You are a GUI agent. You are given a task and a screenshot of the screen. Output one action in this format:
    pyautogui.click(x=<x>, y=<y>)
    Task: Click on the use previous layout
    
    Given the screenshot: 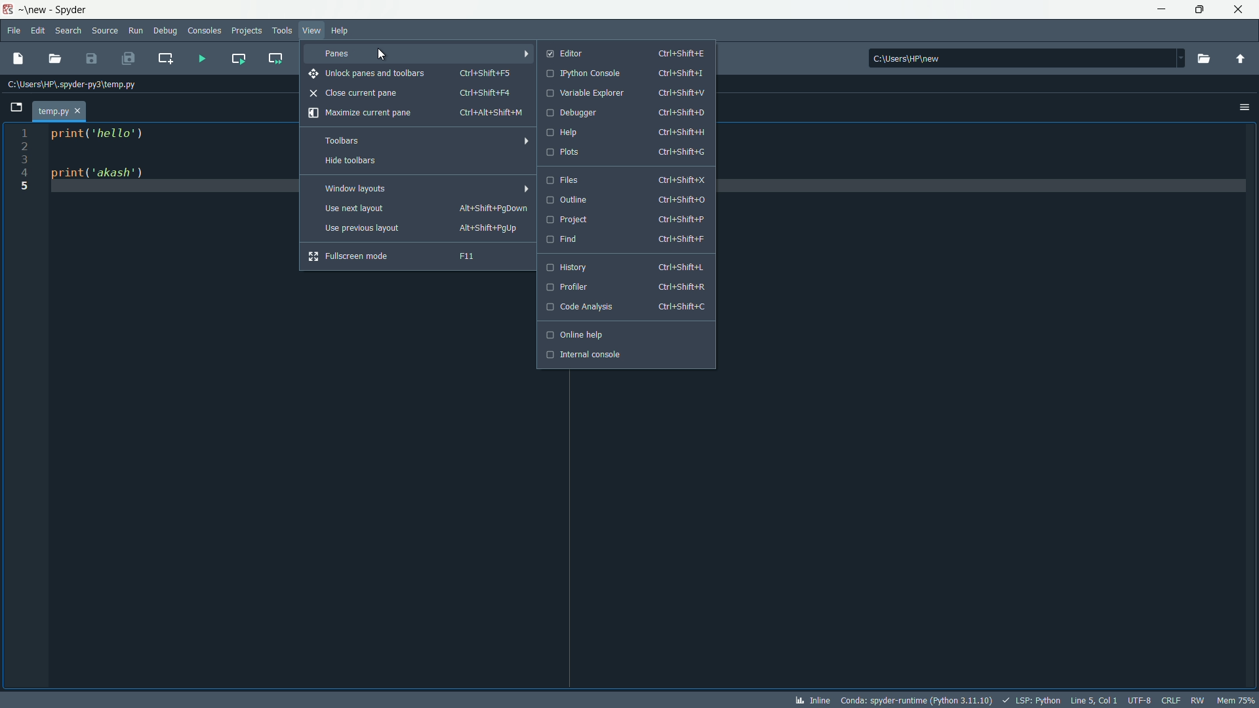 What is the action you would take?
    pyautogui.click(x=422, y=229)
    